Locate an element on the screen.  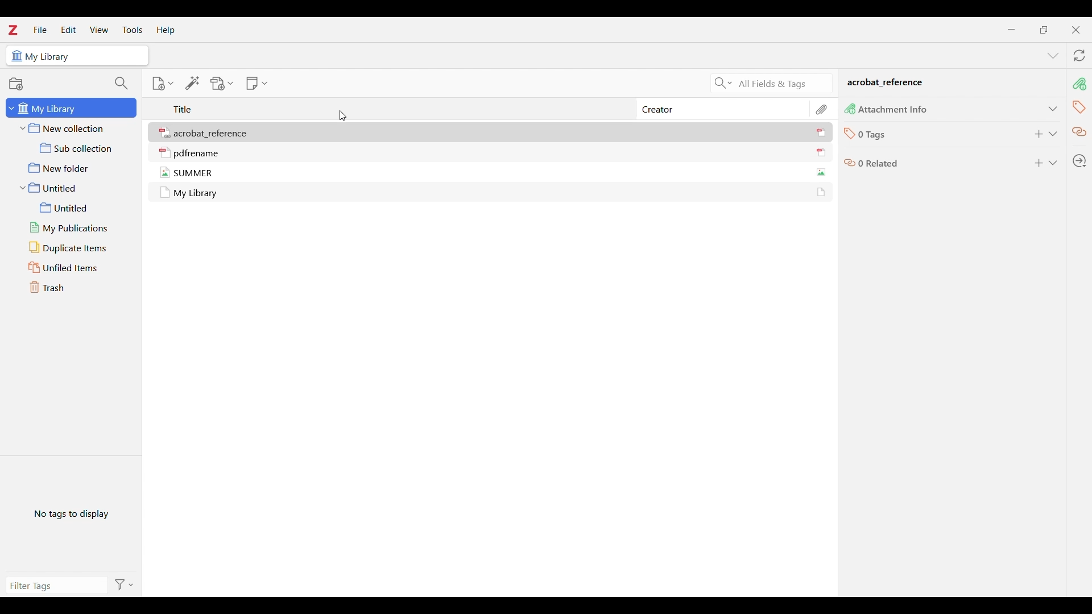
Trash folder is located at coordinates (74, 287).